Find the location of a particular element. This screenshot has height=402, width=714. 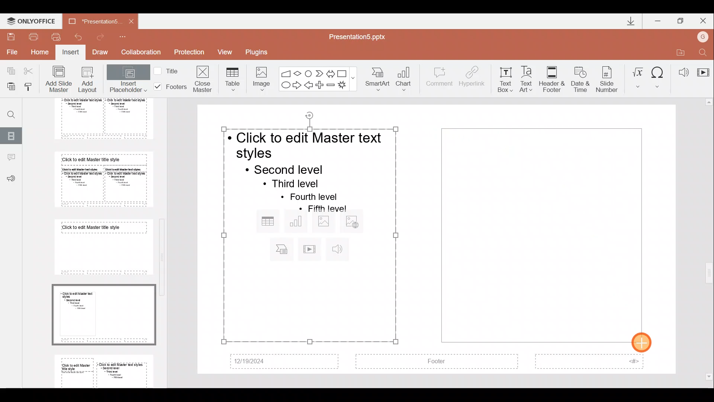

Document name is located at coordinates (361, 36).